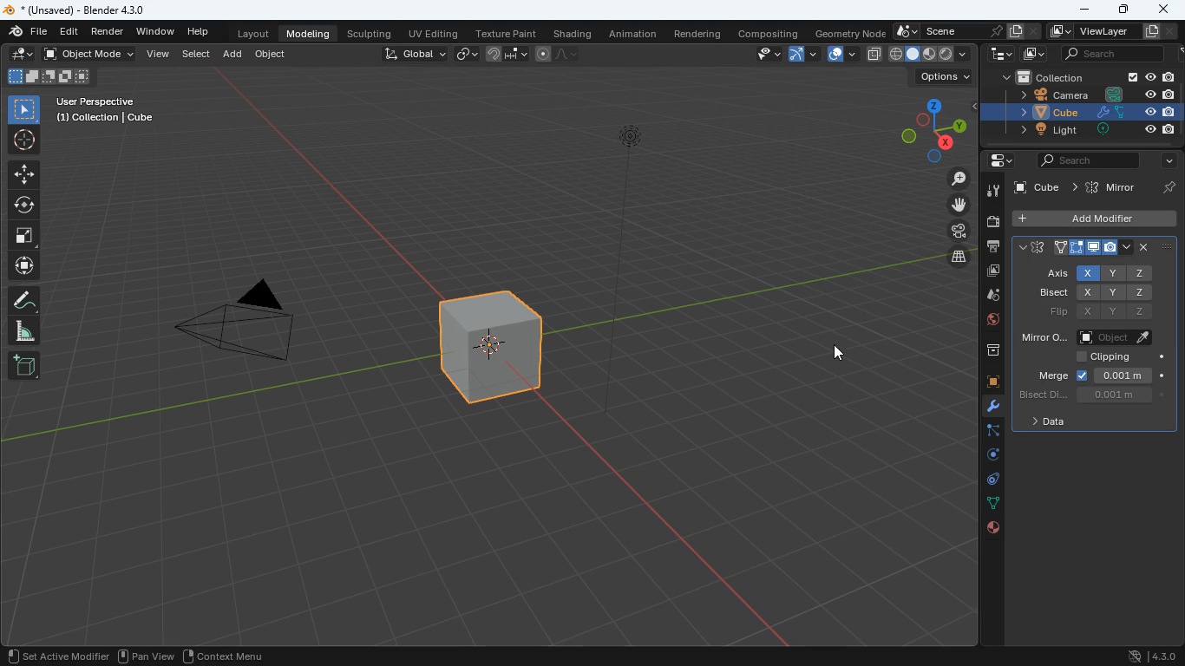 This screenshot has height=666, width=1185. Describe the element at coordinates (1089, 33) in the screenshot. I see `viewlayer` at that location.